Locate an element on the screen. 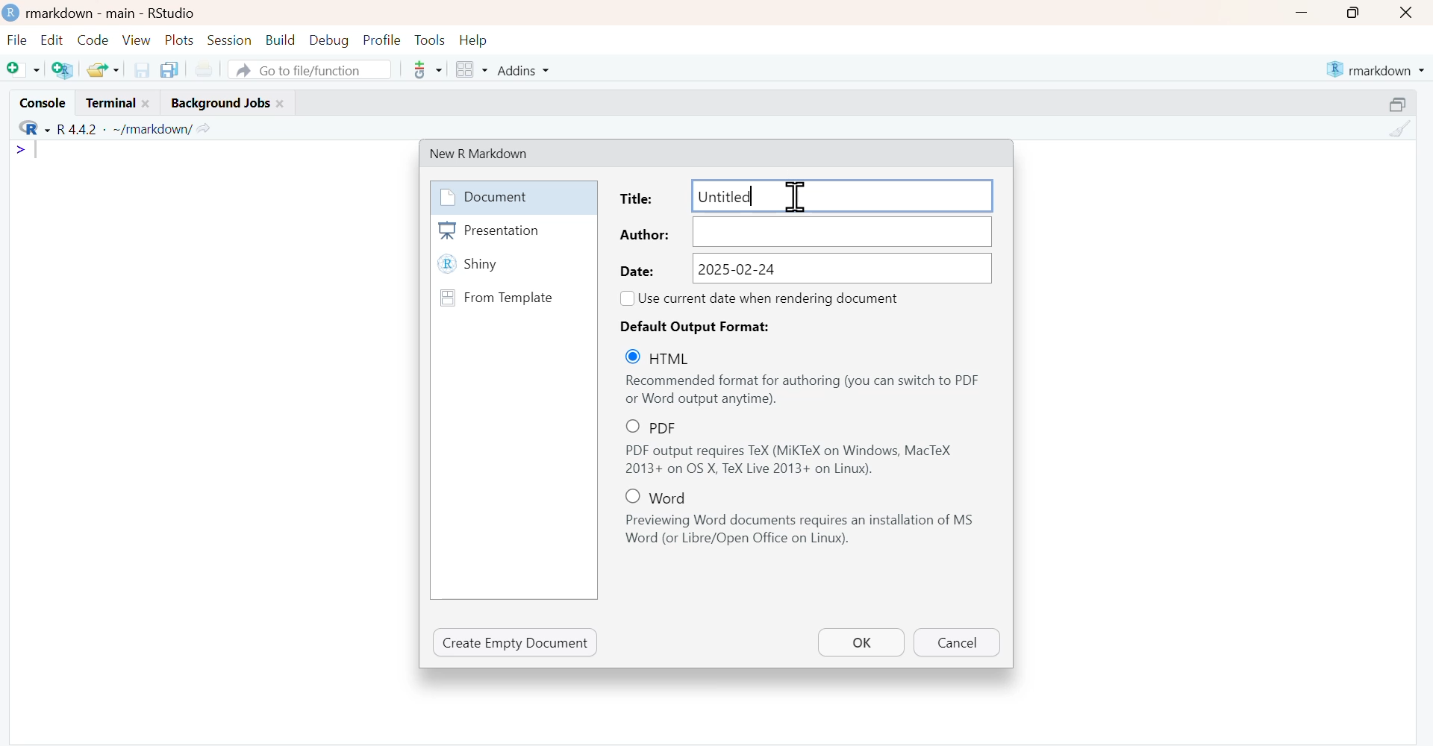  Close is located at coordinates (1408, 13).